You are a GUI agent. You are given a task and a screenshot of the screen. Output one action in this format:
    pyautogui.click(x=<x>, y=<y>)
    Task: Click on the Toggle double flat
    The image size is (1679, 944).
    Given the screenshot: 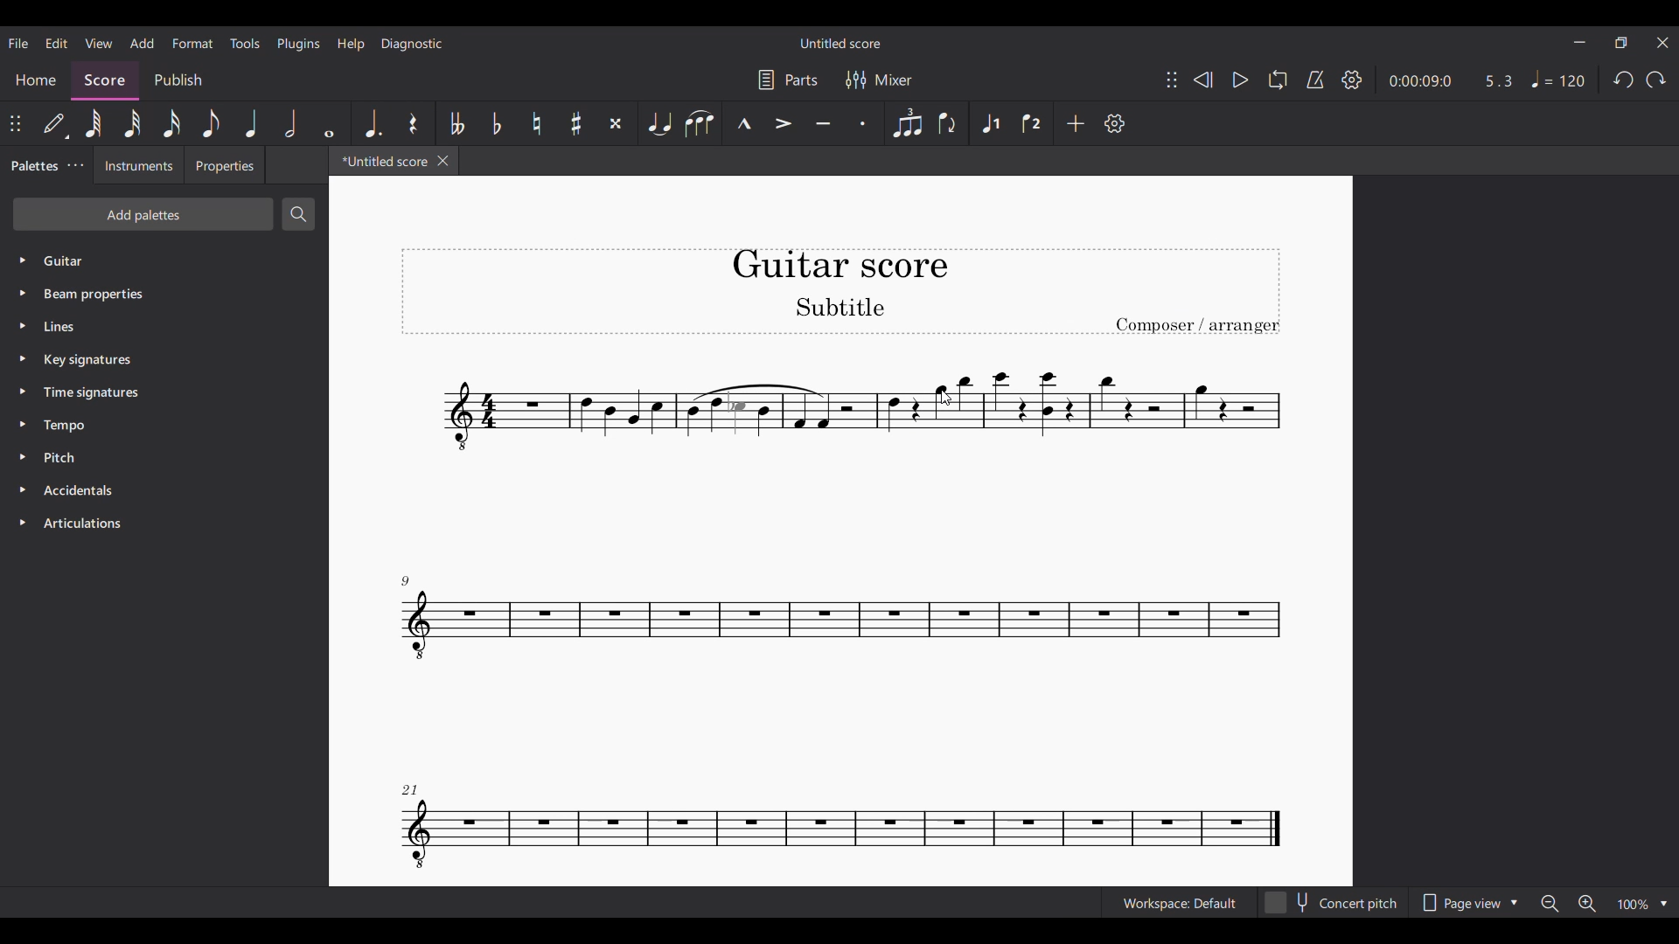 What is the action you would take?
    pyautogui.click(x=456, y=123)
    